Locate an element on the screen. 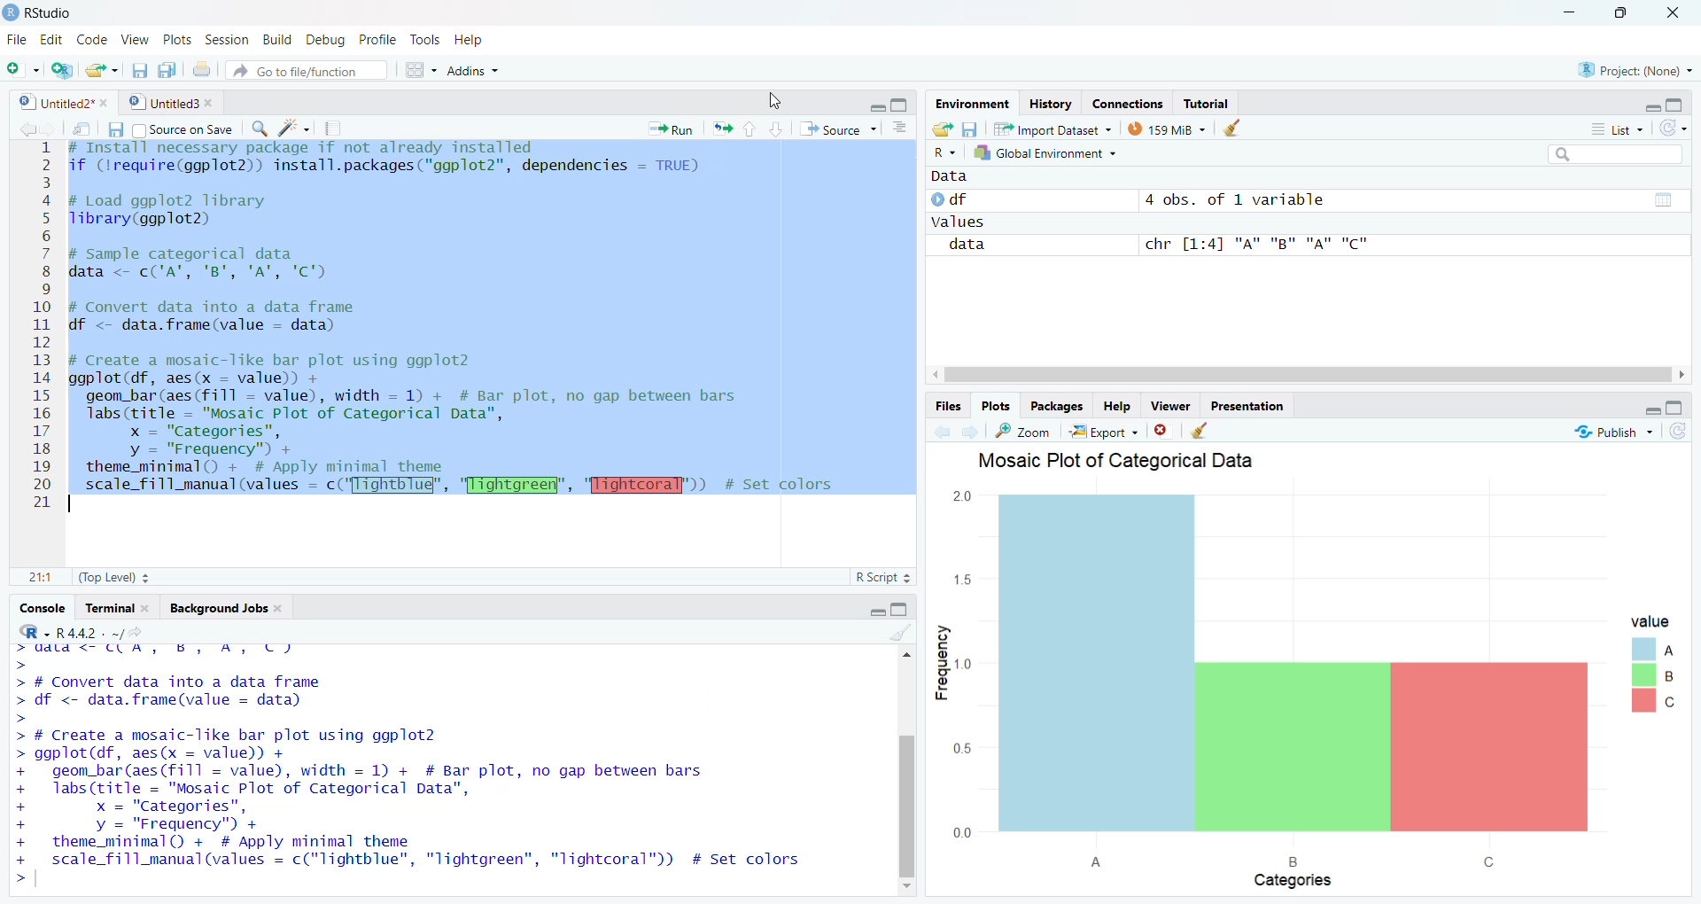 Image resolution: width=1701 pixels, height=904 pixels. Untitled3 is located at coordinates (174, 103).